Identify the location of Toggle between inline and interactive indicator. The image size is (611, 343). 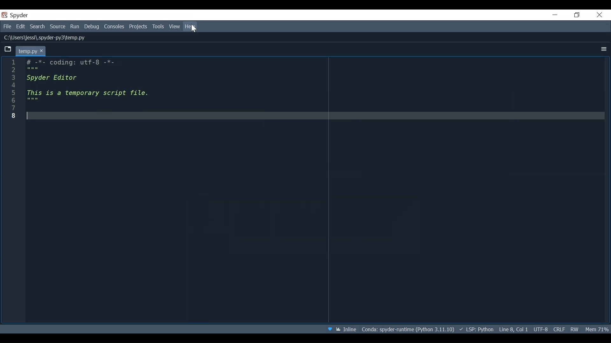
(348, 330).